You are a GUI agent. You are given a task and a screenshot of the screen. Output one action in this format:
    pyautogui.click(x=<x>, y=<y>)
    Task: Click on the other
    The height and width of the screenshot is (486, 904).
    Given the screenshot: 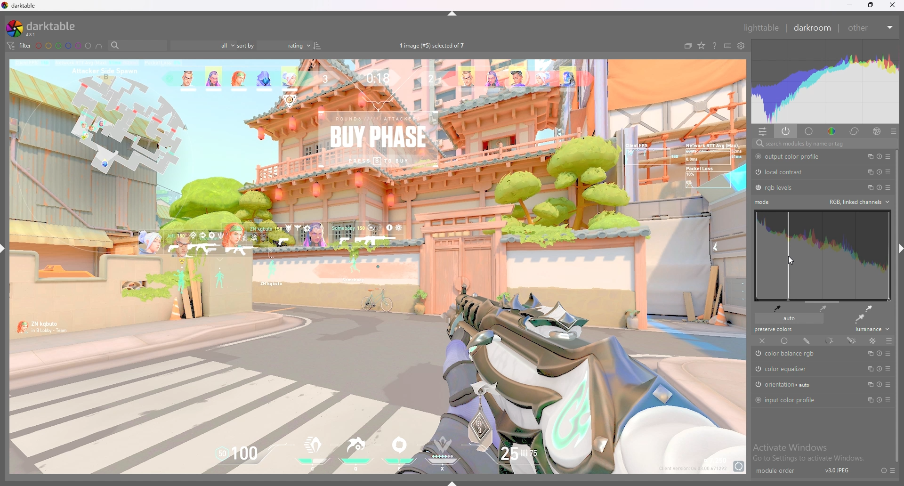 What is the action you would take?
    pyautogui.click(x=869, y=28)
    